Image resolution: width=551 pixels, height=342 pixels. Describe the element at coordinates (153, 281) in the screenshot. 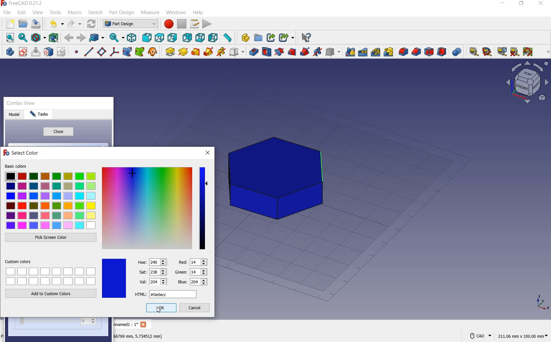

I see `Val: 204` at that location.